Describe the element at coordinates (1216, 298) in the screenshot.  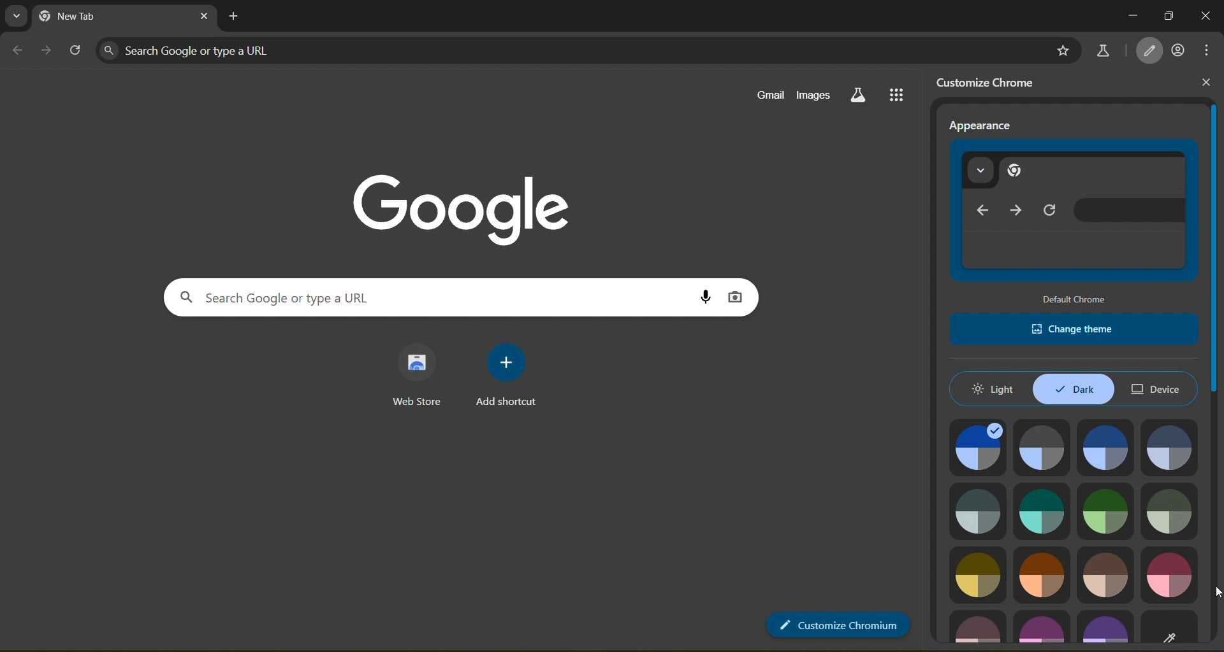
I see `slider` at that location.